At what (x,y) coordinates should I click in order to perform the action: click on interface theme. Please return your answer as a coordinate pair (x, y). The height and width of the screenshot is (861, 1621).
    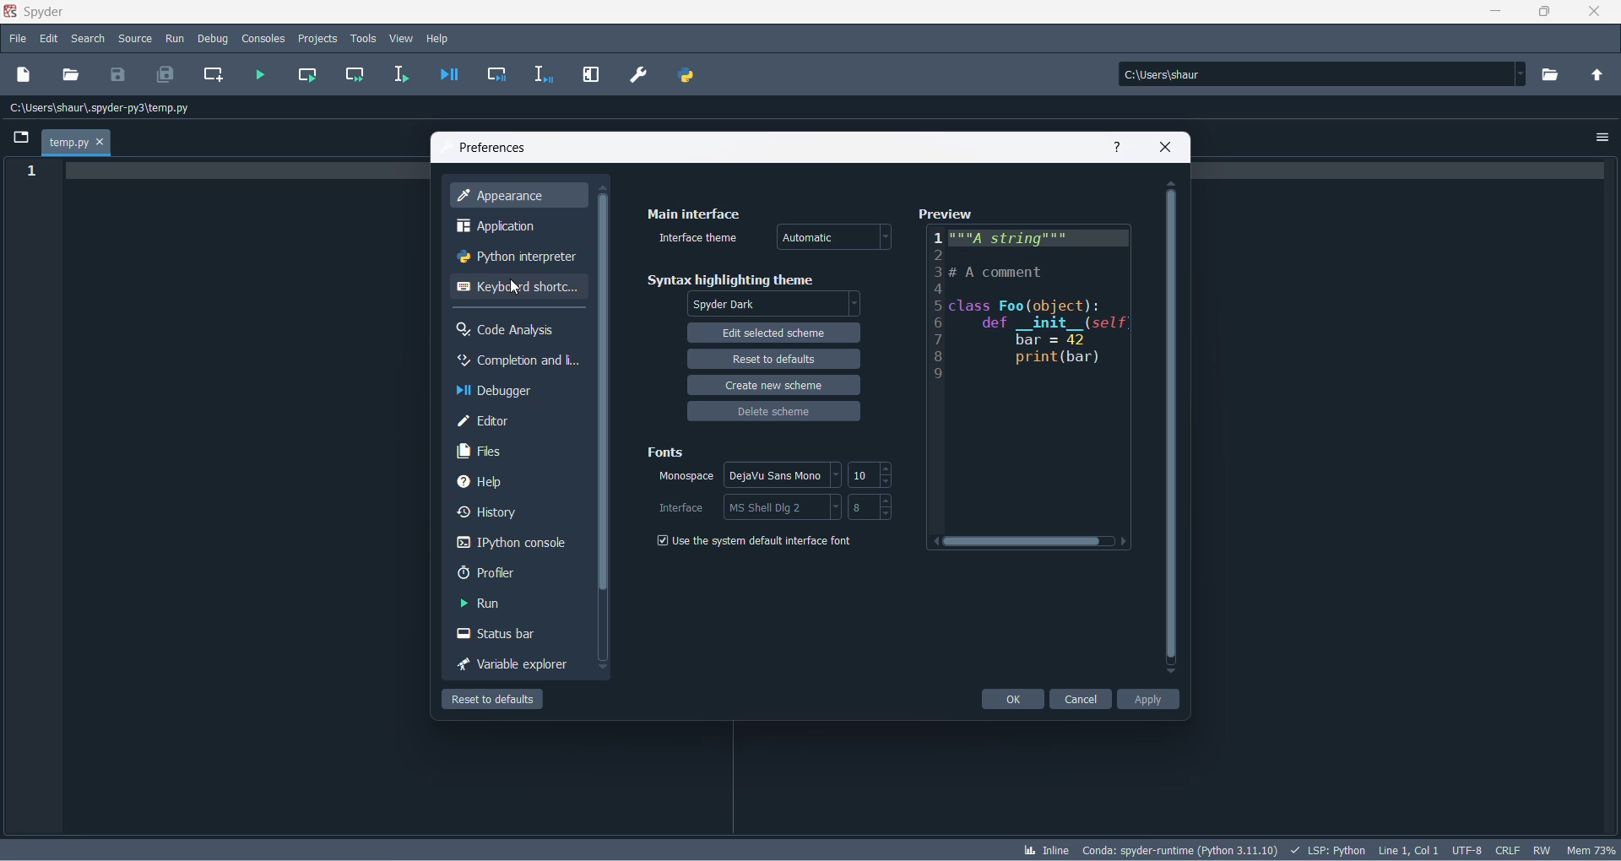
    Looking at the image, I should click on (698, 236).